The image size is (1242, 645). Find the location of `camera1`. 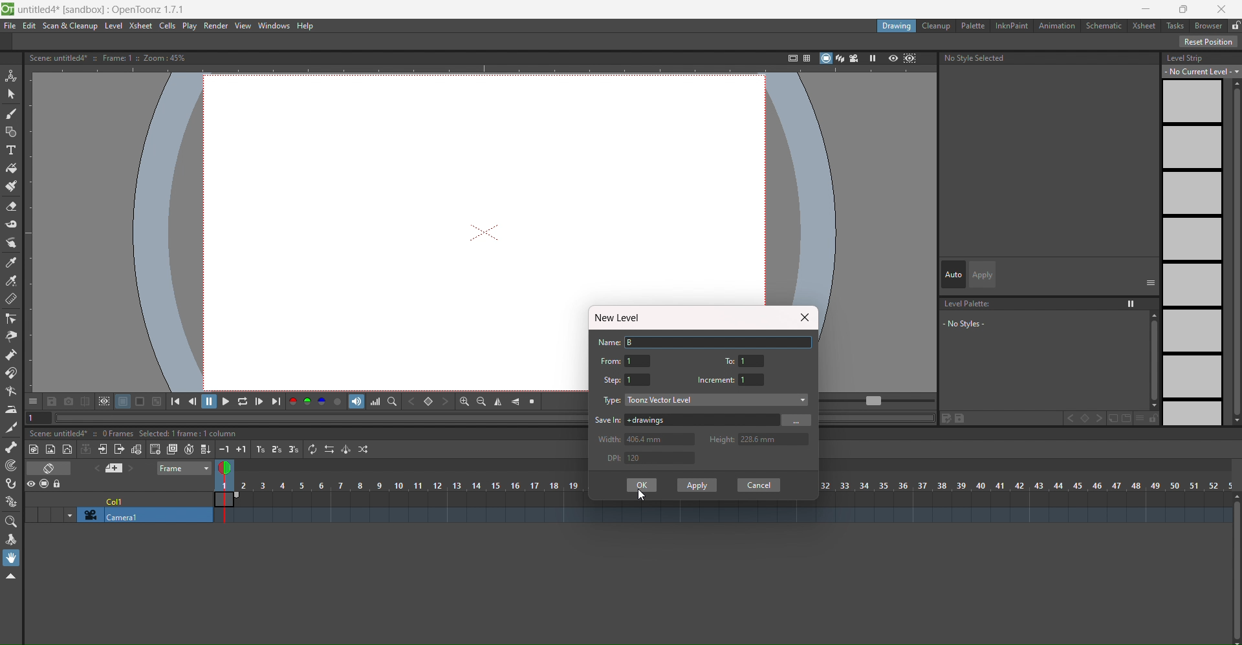

camera1 is located at coordinates (140, 516).